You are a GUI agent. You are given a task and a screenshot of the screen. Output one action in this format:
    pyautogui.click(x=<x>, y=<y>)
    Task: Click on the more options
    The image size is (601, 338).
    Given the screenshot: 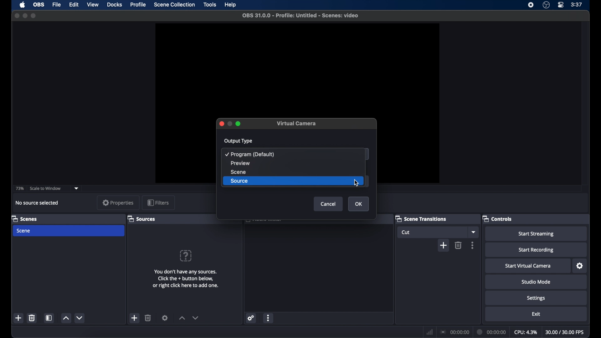 What is the action you would take?
    pyautogui.click(x=268, y=318)
    